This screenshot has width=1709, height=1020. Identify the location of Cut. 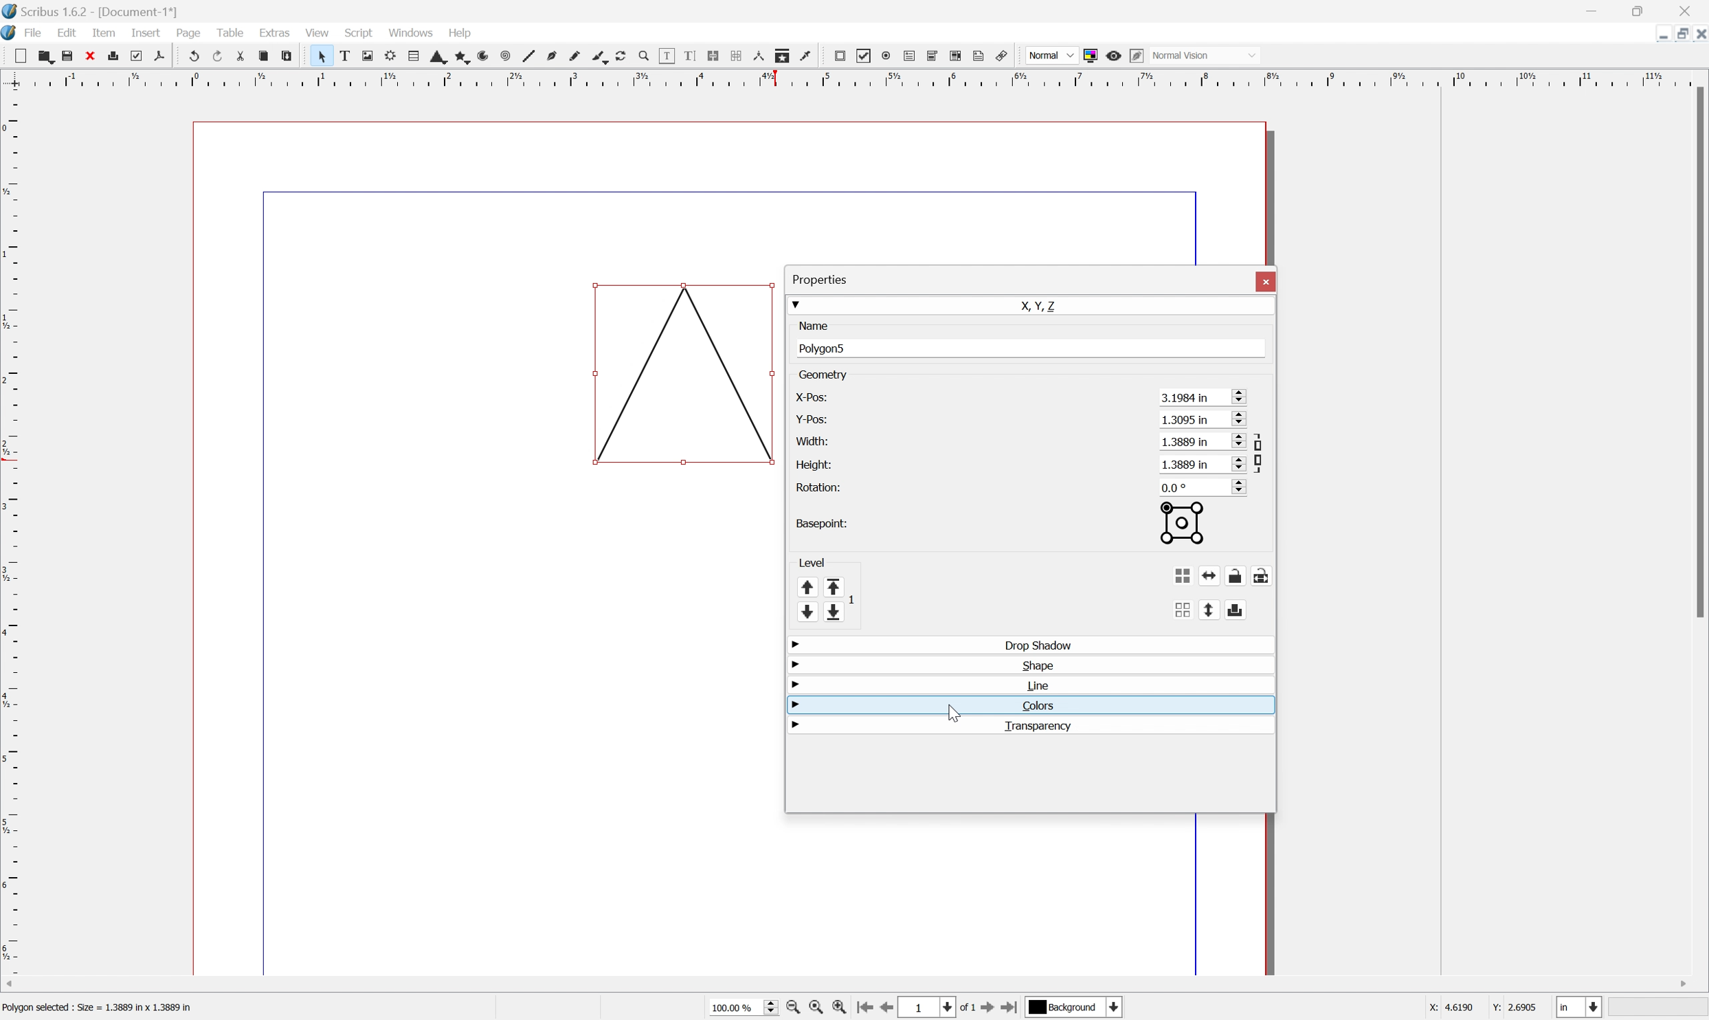
(238, 56).